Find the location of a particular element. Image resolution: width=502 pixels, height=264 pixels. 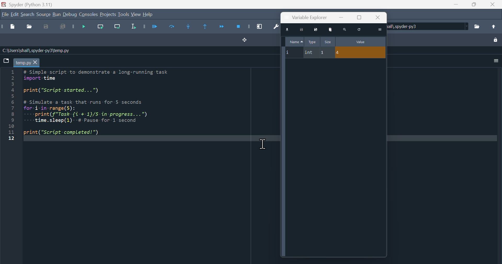

int is located at coordinates (310, 52).